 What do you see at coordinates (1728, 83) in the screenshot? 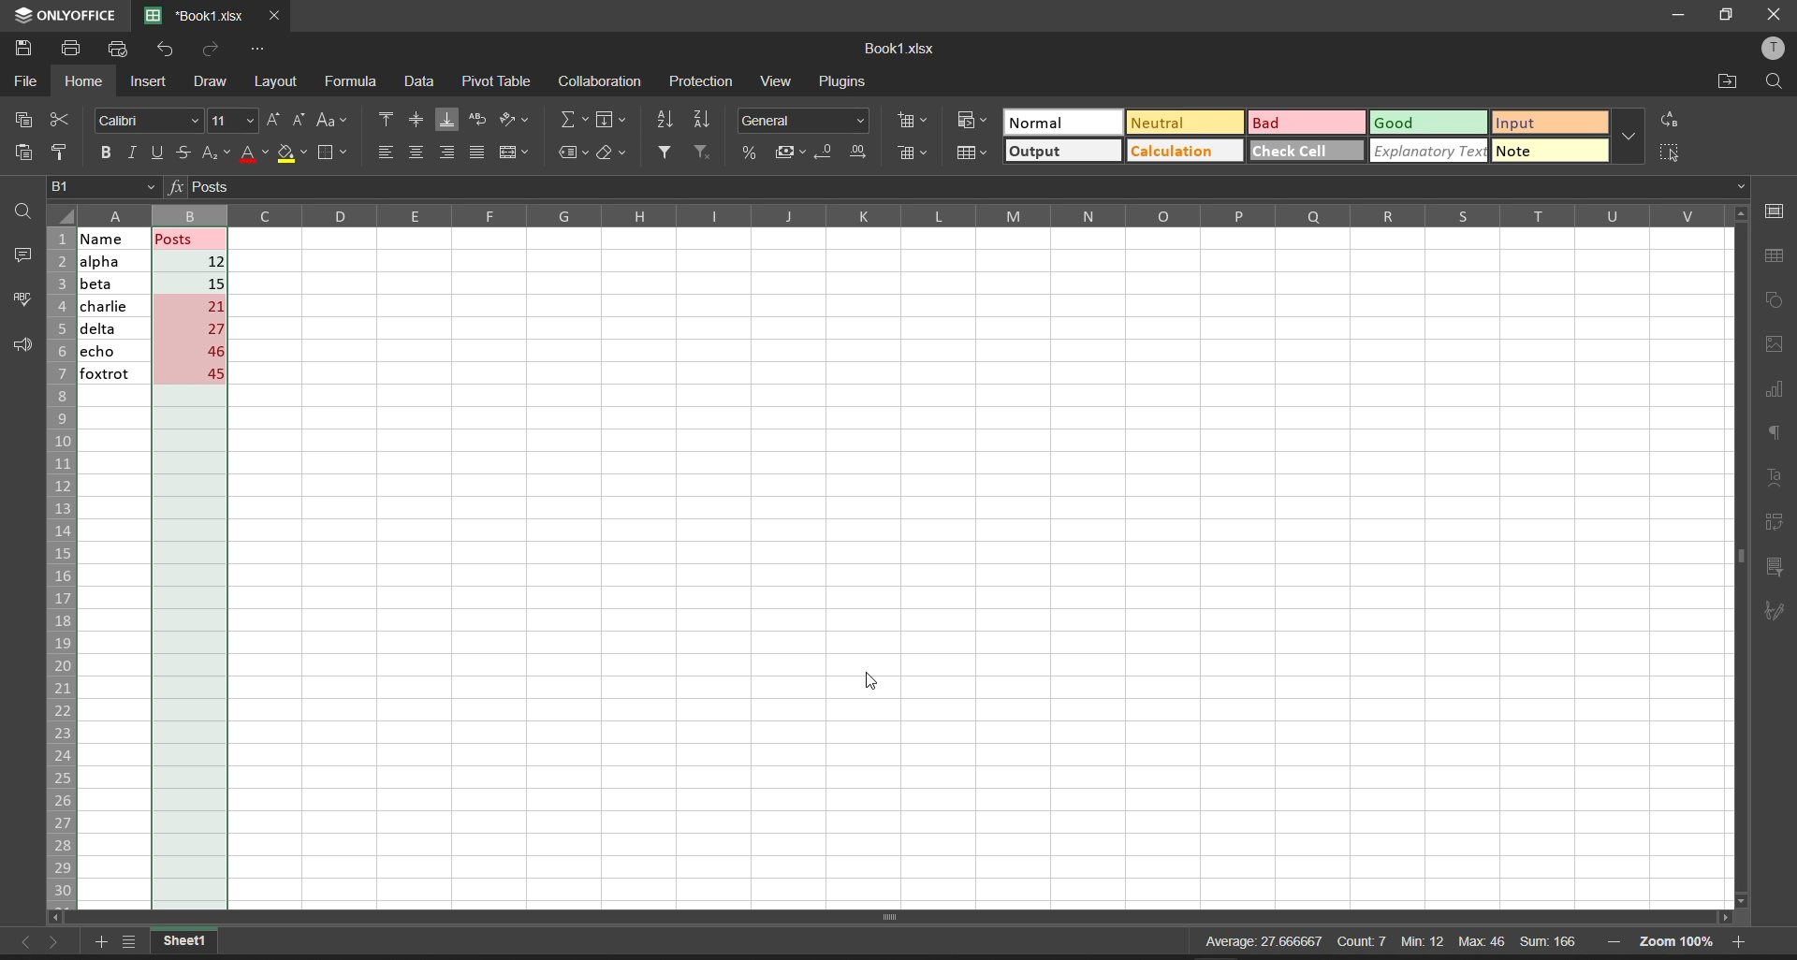
I see `open file location` at bounding box center [1728, 83].